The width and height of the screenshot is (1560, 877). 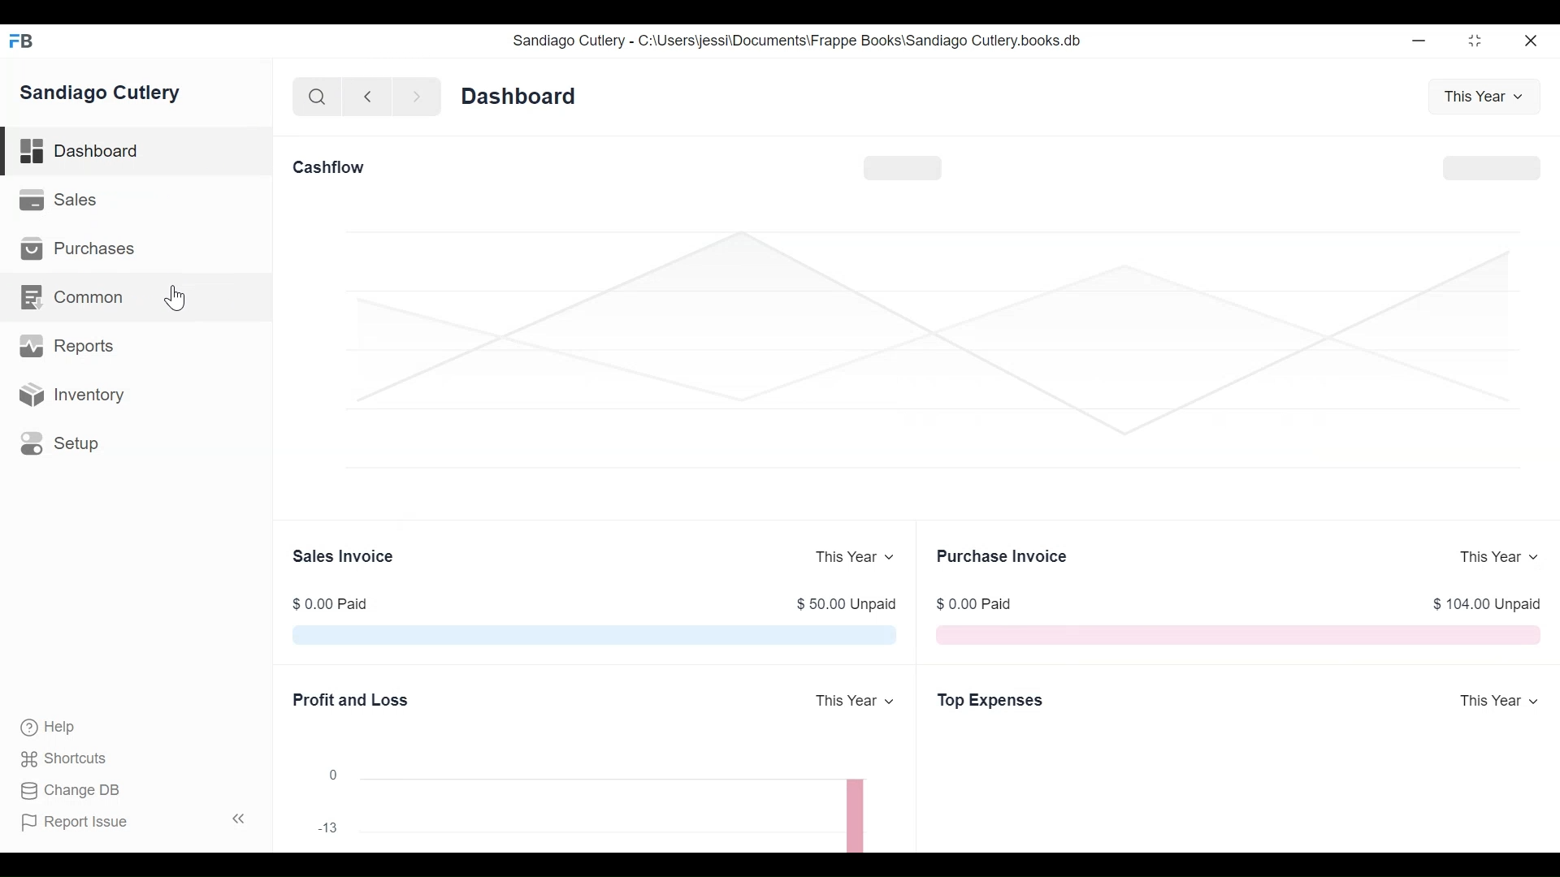 I want to click on Frappe Books Desktop icon, so click(x=23, y=41).